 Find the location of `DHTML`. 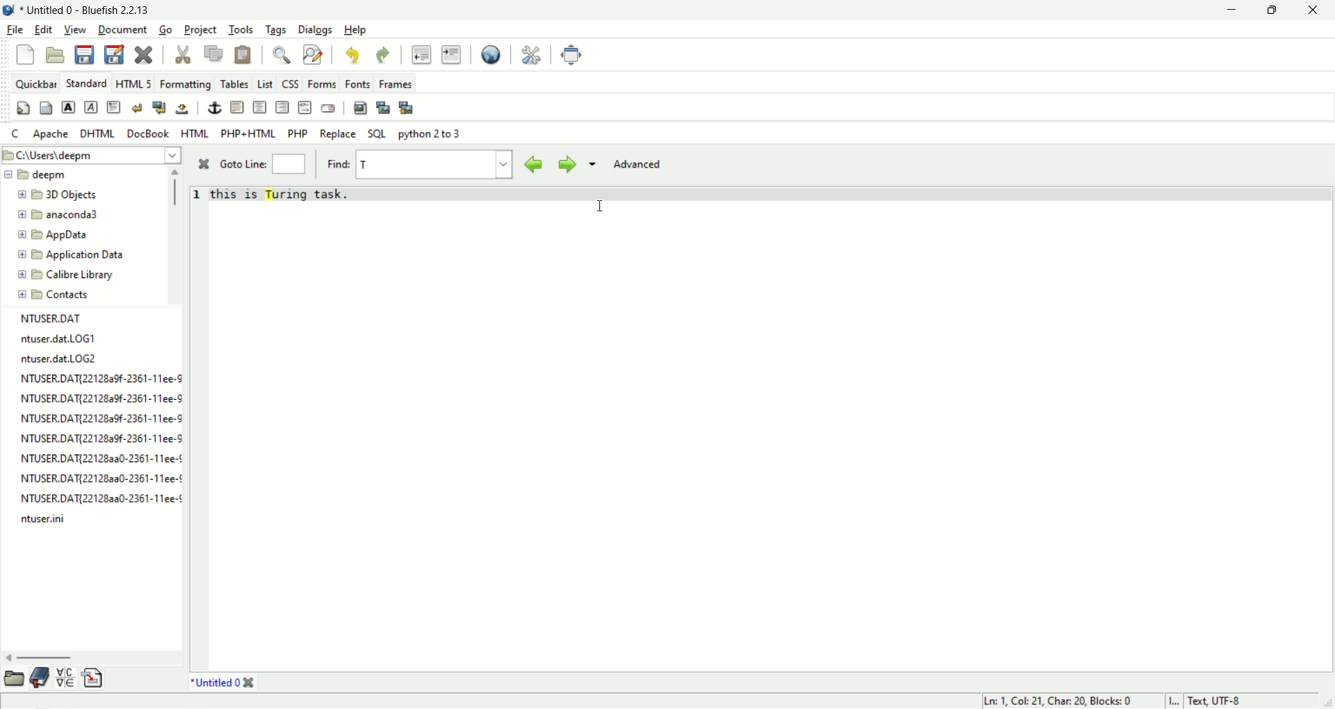

DHTML is located at coordinates (97, 133).